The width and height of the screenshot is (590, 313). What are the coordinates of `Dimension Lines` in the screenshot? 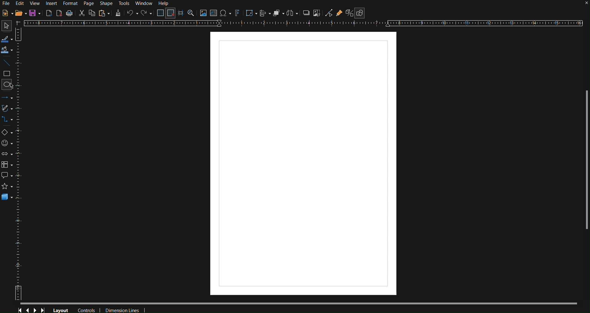 It's located at (124, 309).